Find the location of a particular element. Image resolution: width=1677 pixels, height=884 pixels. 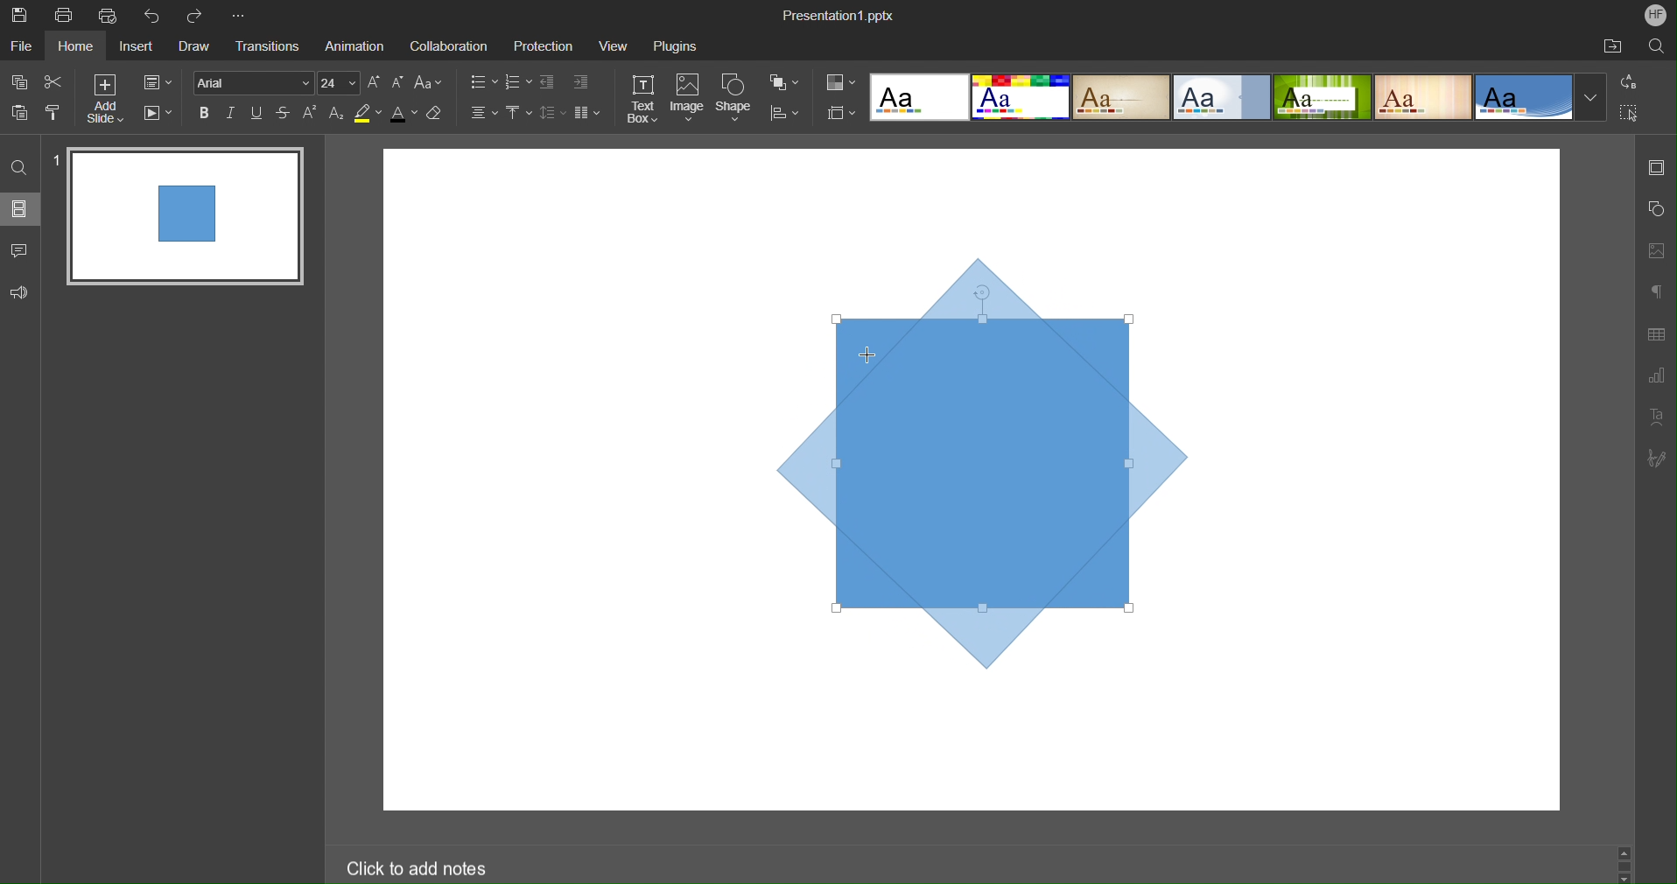

Font is located at coordinates (253, 83).